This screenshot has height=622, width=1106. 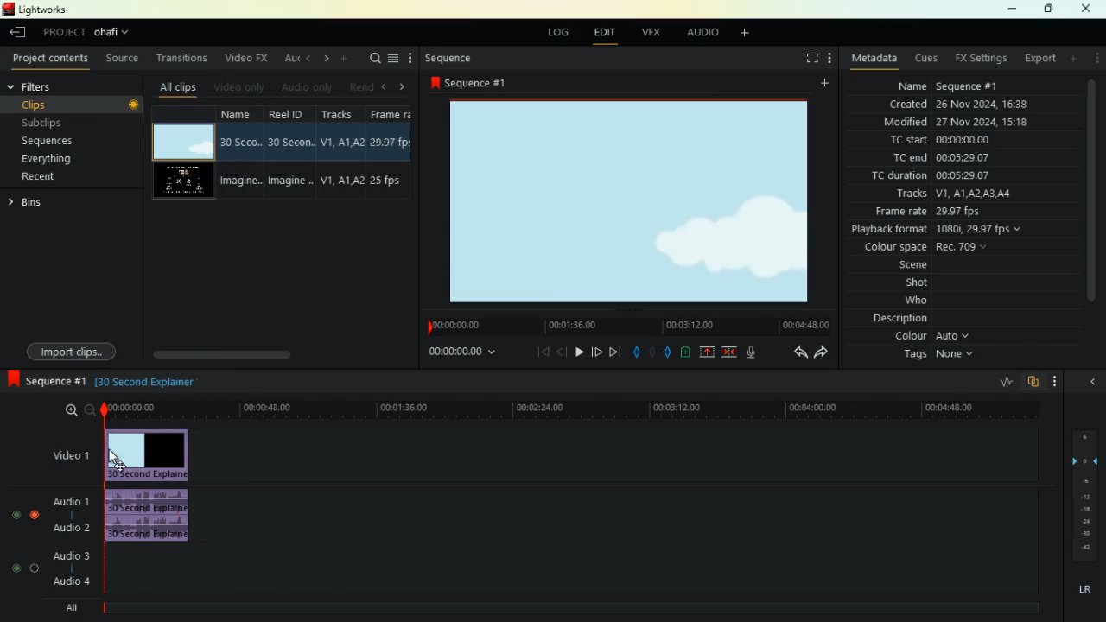 What do you see at coordinates (359, 86) in the screenshot?
I see `rend` at bounding box center [359, 86].